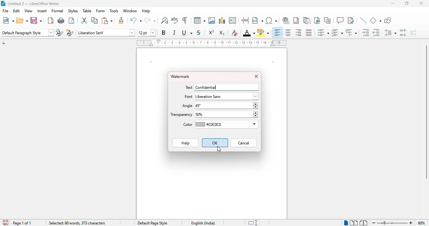 This screenshot has width=429, height=226. I want to click on save, so click(36, 20).